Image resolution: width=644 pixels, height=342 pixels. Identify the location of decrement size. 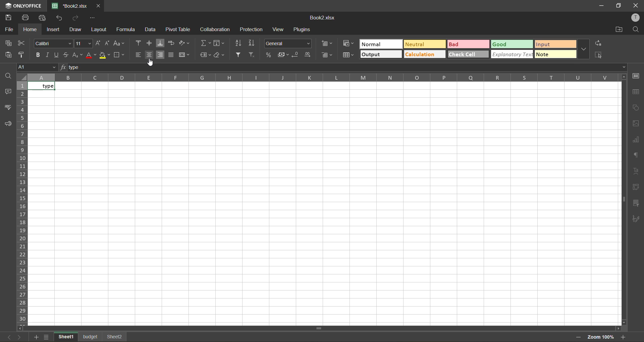
(108, 43).